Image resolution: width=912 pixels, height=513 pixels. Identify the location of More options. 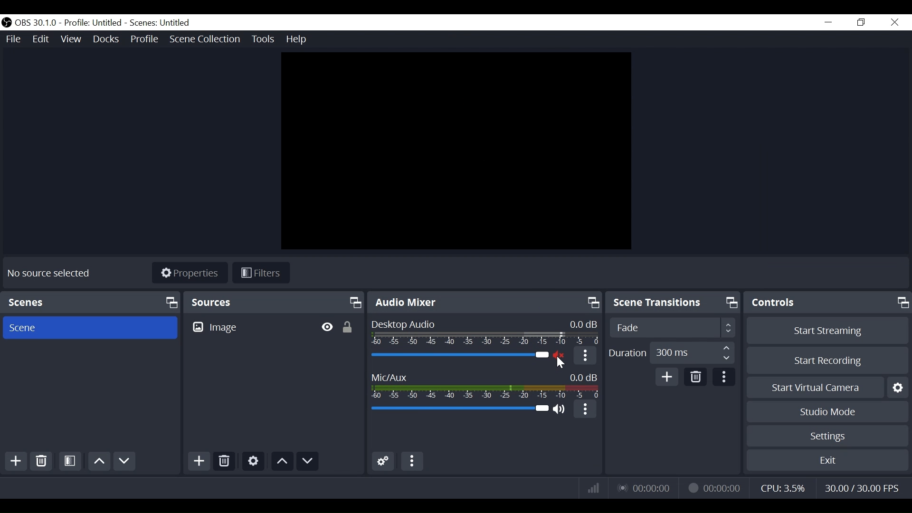
(414, 463).